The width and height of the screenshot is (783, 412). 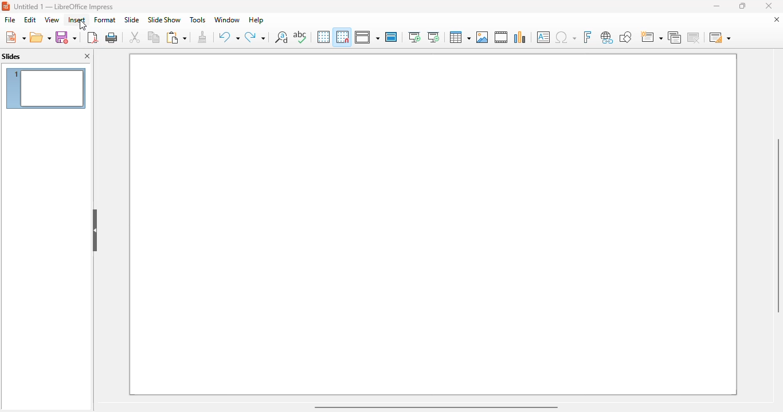 What do you see at coordinates (255, 37) in the screenshot?
I see `redo` at bounding box center [255, 37].